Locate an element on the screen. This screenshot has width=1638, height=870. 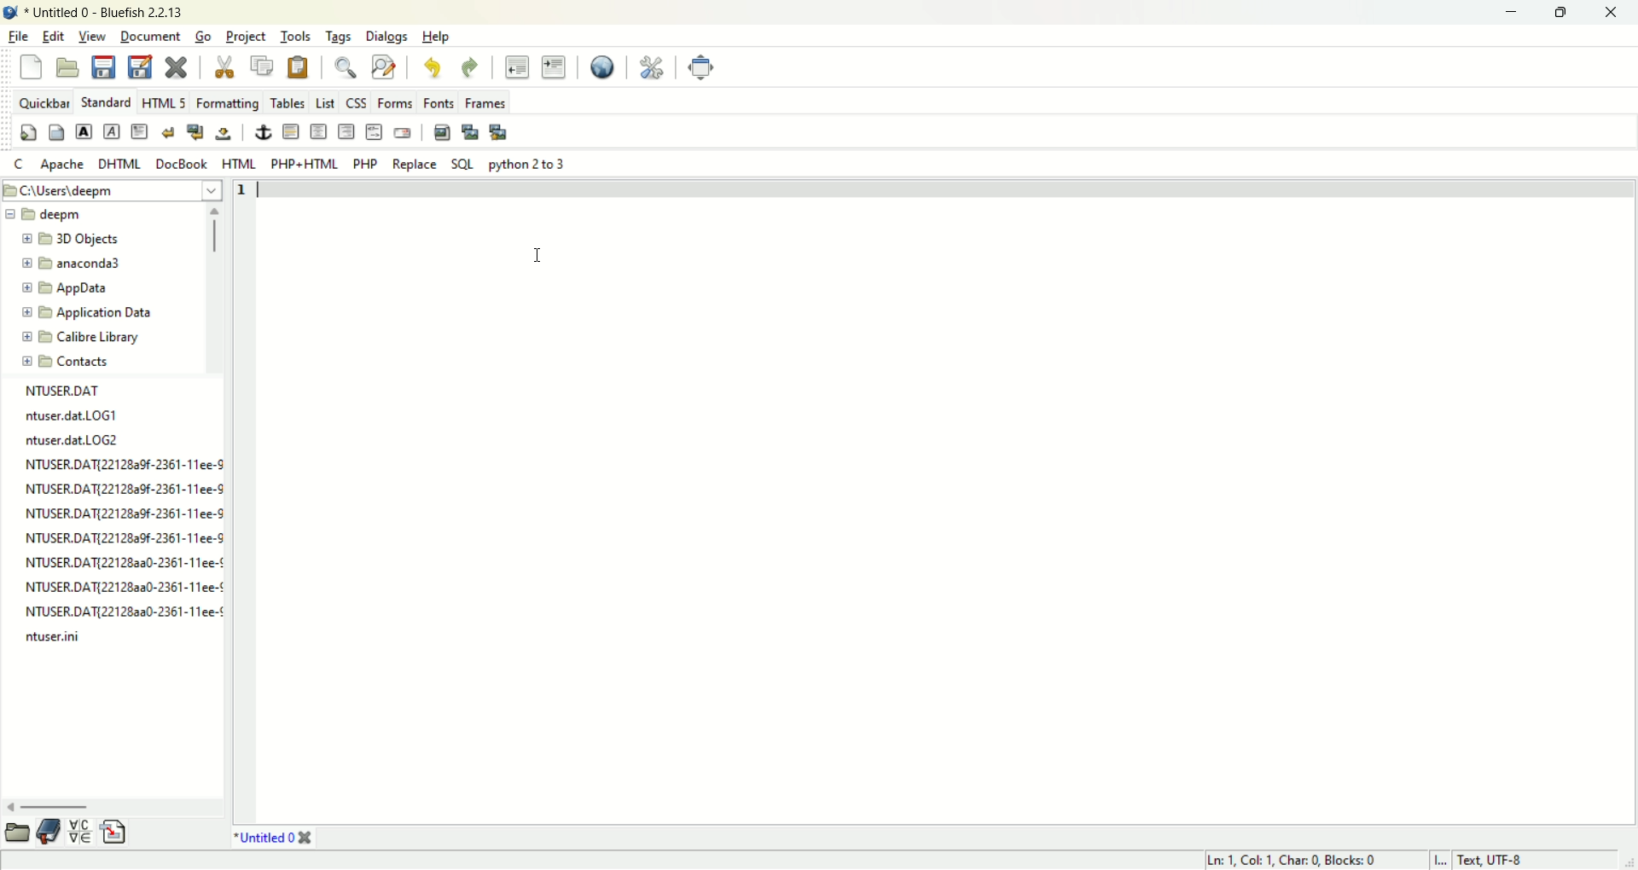
close is located at coordinates (175, 67).